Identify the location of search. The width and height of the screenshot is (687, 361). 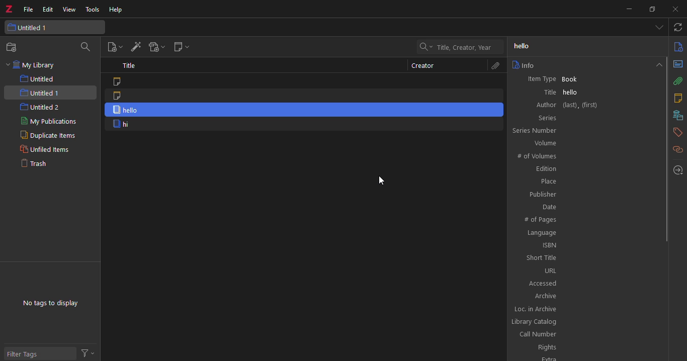
(88, 47).